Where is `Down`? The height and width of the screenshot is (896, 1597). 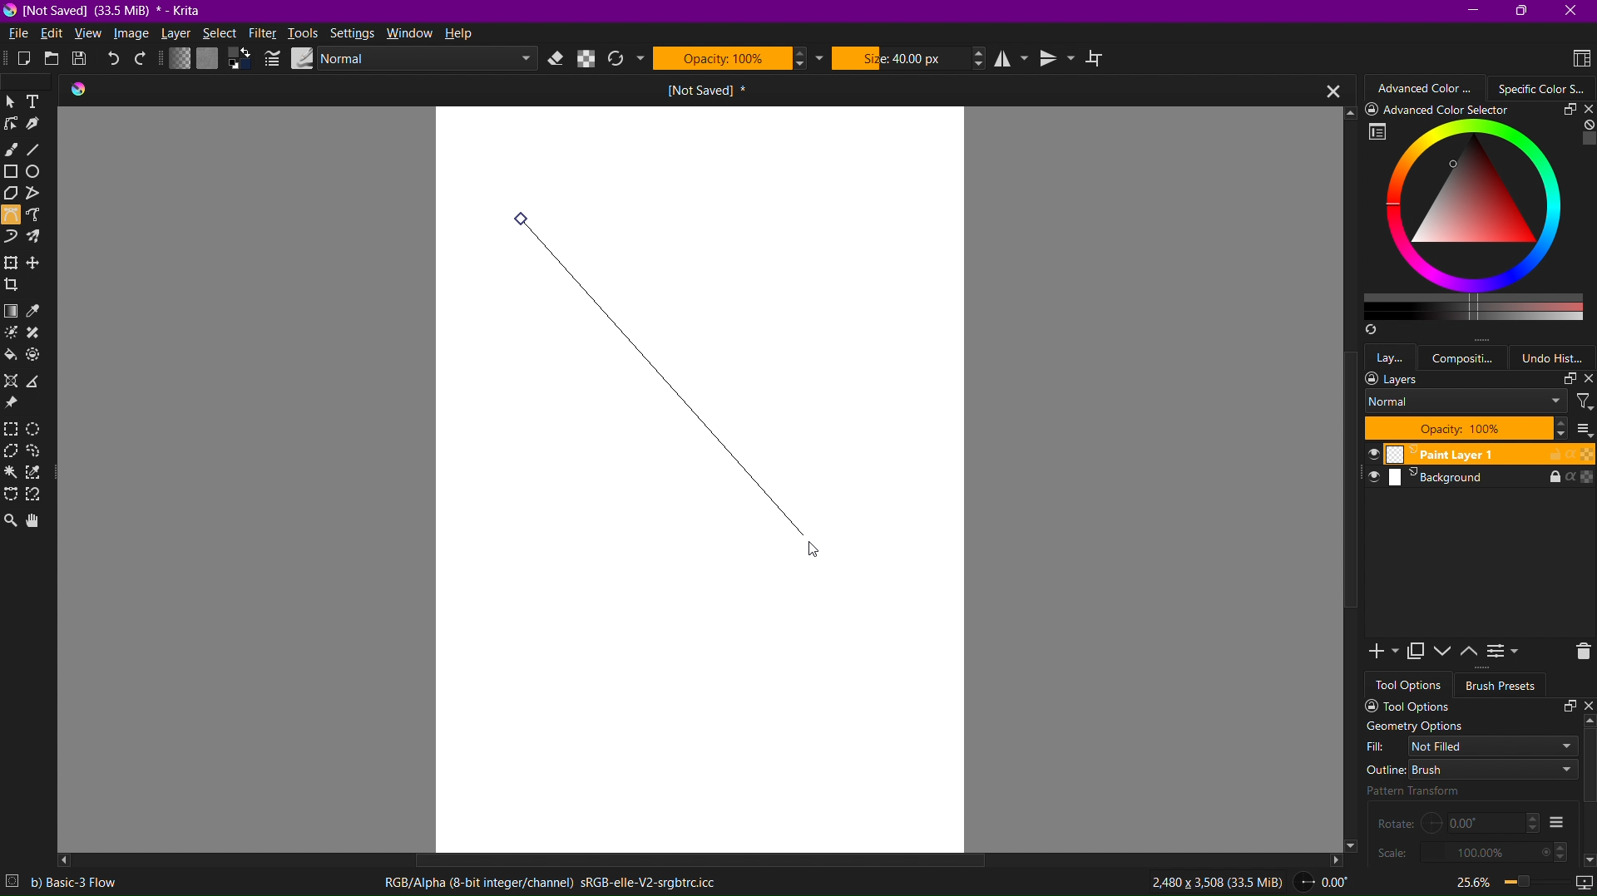
Down is located at coordinates (1355, 848).